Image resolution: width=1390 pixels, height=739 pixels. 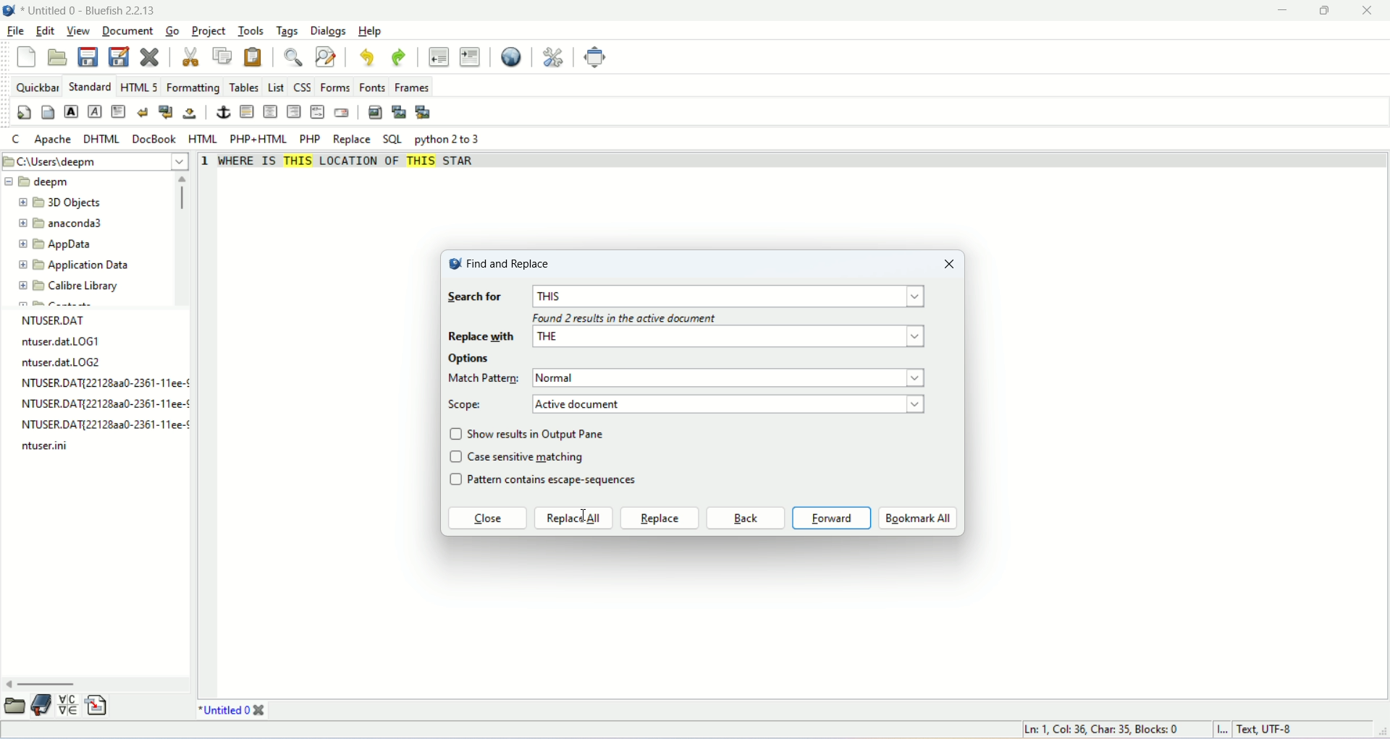 What do you see at coordinates (259, 710) in the screenshot?
I see `close` at bounding box center [259, 710].